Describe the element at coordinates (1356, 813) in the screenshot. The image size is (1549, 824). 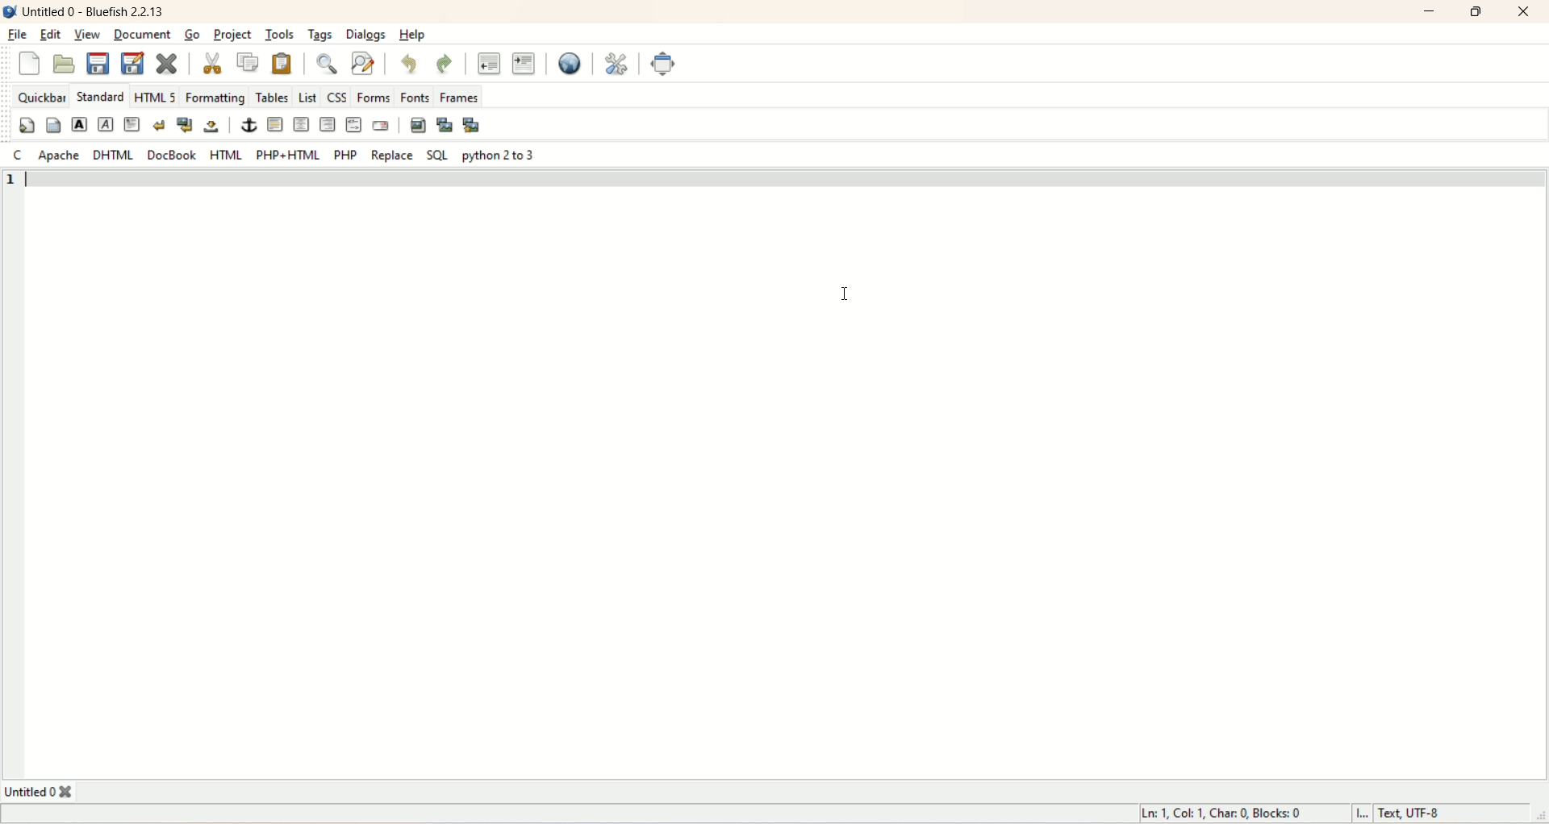
I see `I` at that location.